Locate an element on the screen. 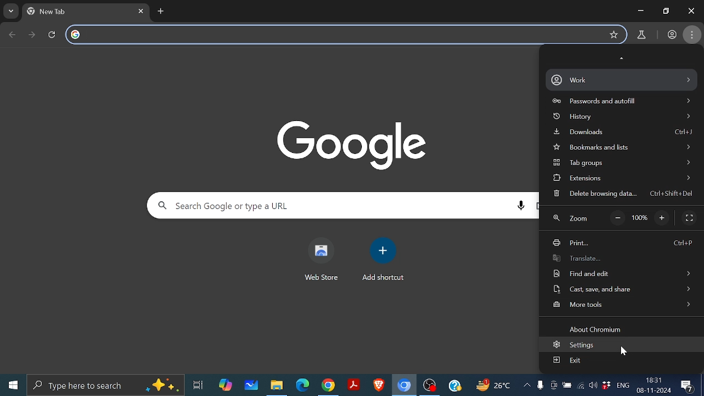 The image size is (704, 396). connection is located at coordinates (581, 387).